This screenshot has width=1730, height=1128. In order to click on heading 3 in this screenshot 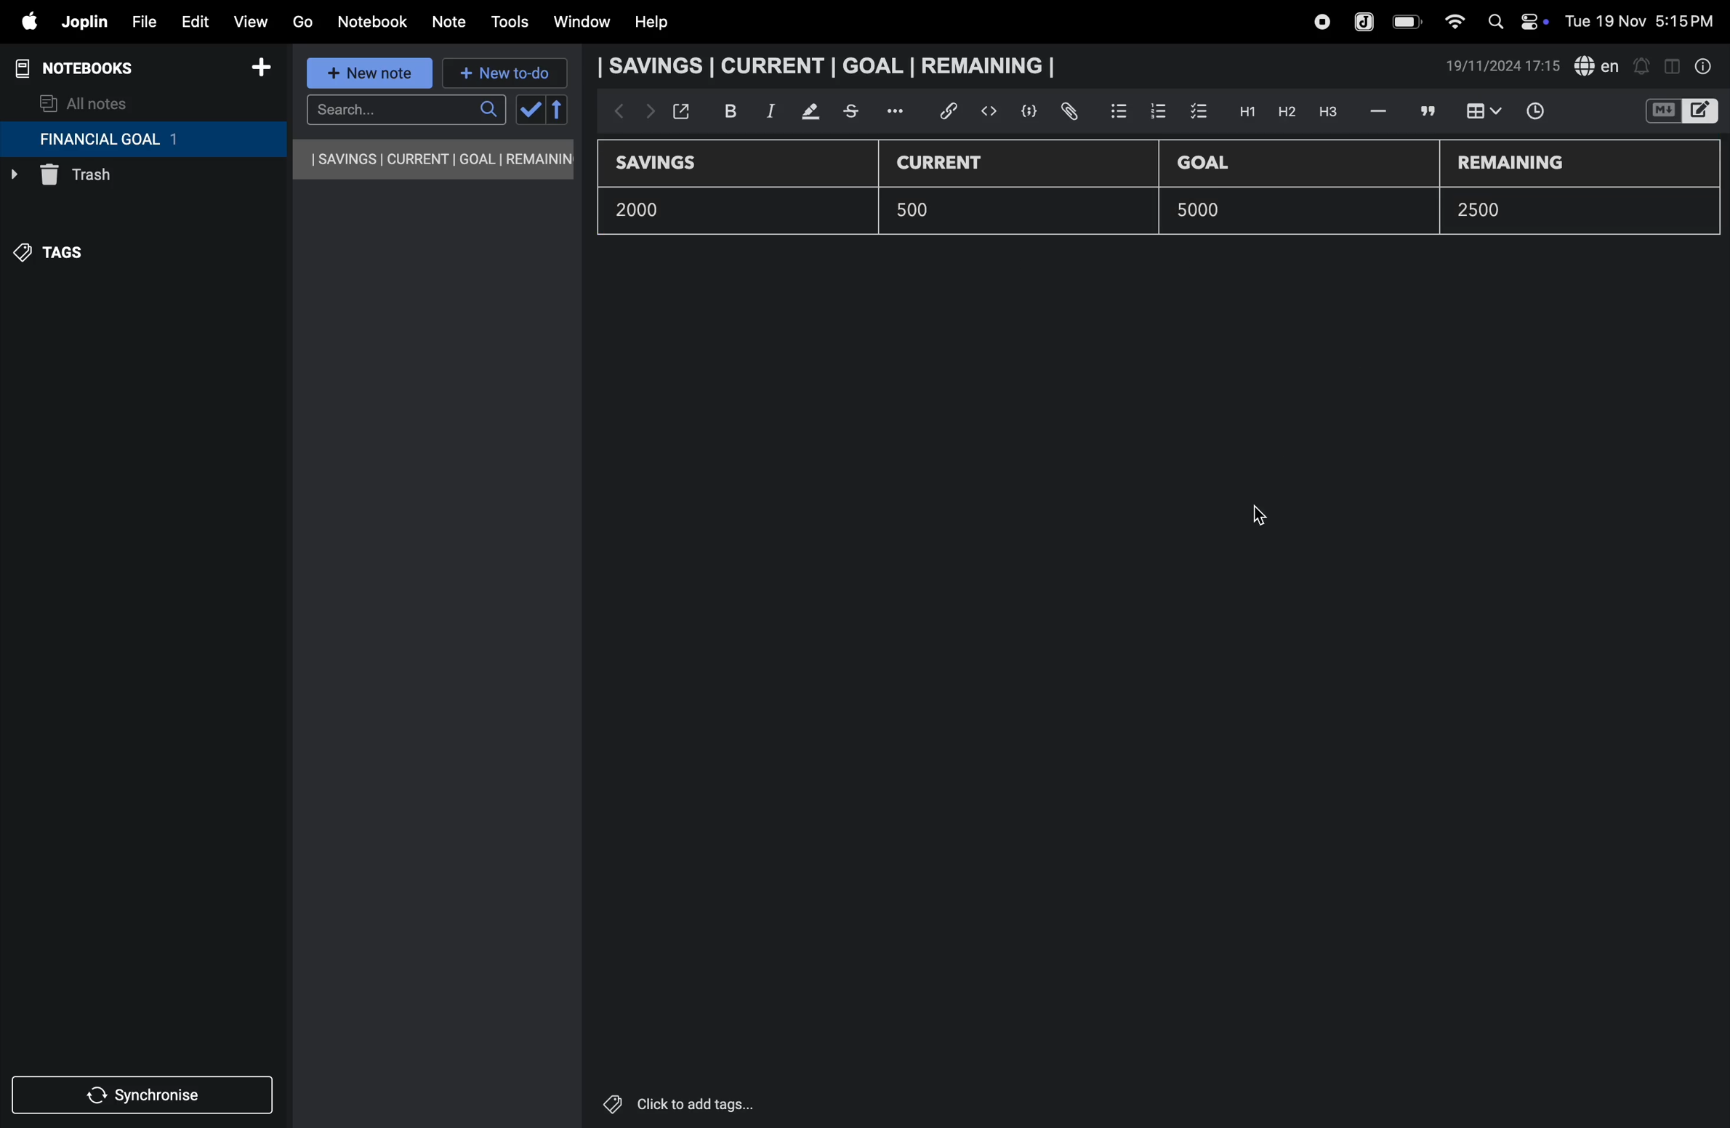, I will do `click(1328, 112)`.